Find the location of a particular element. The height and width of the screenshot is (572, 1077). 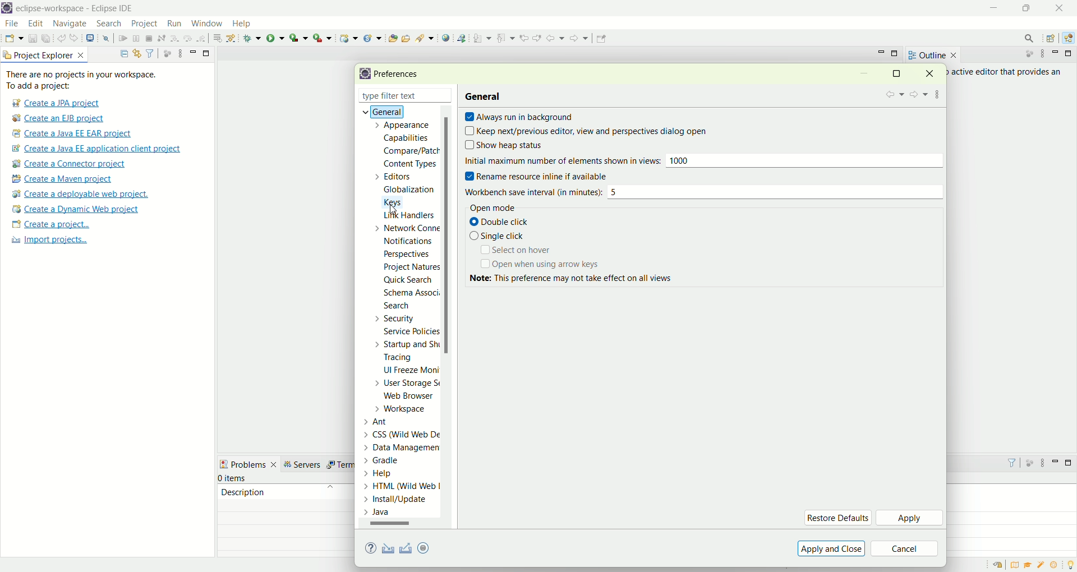

edit is located at coordinates (34, 24).